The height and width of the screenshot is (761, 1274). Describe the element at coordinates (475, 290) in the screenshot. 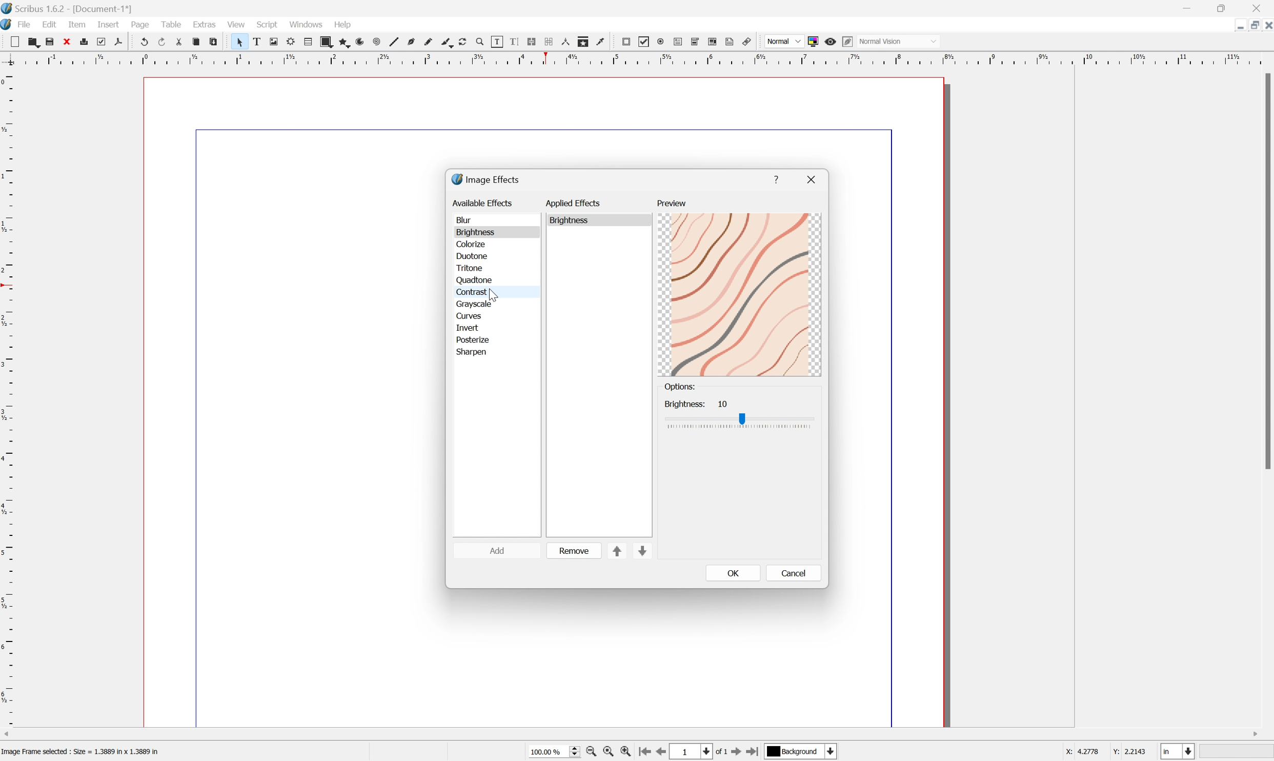

I see `contrast` at that location.